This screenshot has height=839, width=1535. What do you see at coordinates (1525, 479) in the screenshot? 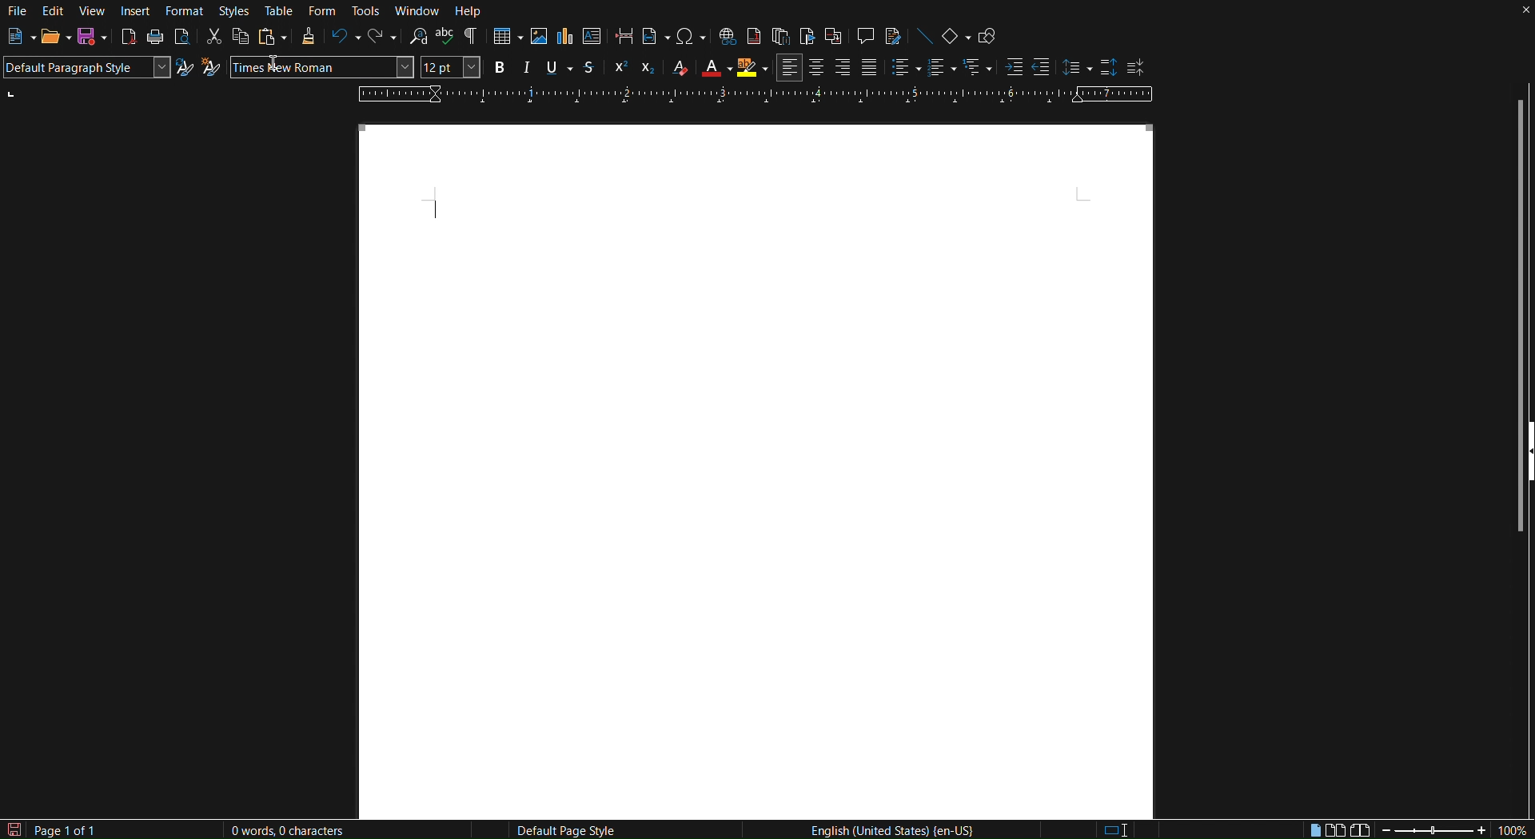
I see `Show` at bounding box center [1525, 479].